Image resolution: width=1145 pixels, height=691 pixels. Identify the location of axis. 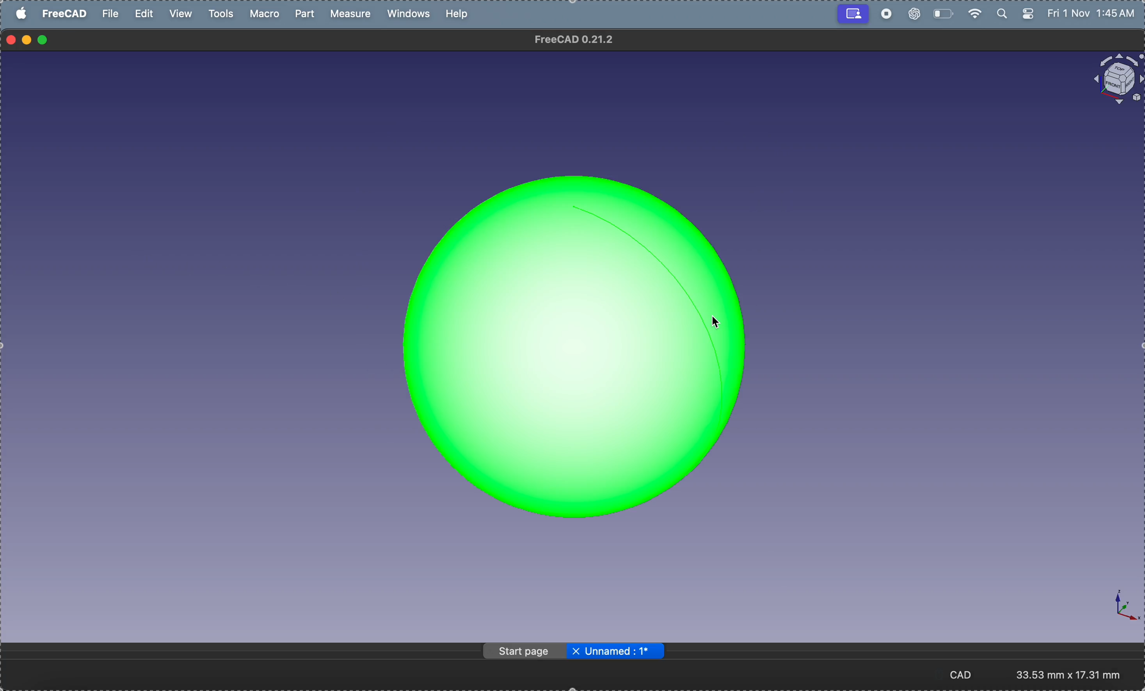
(1118, 608).